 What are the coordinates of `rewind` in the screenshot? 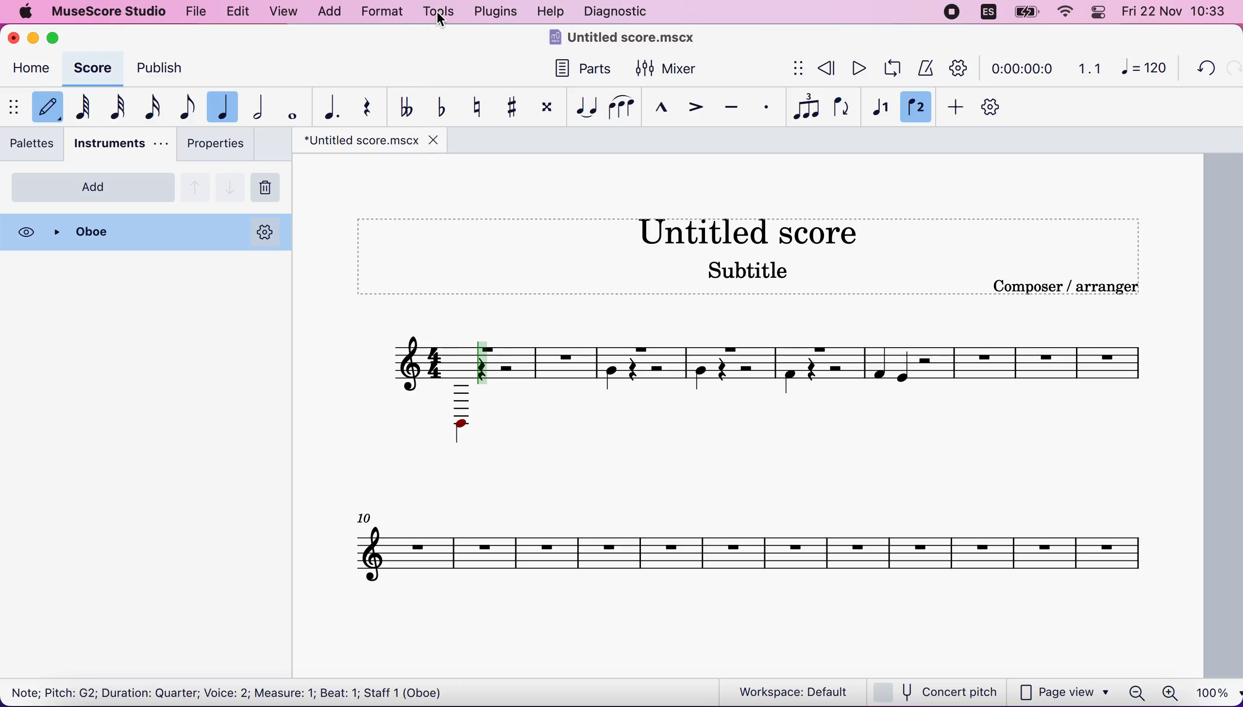 It's located at (825, 67).